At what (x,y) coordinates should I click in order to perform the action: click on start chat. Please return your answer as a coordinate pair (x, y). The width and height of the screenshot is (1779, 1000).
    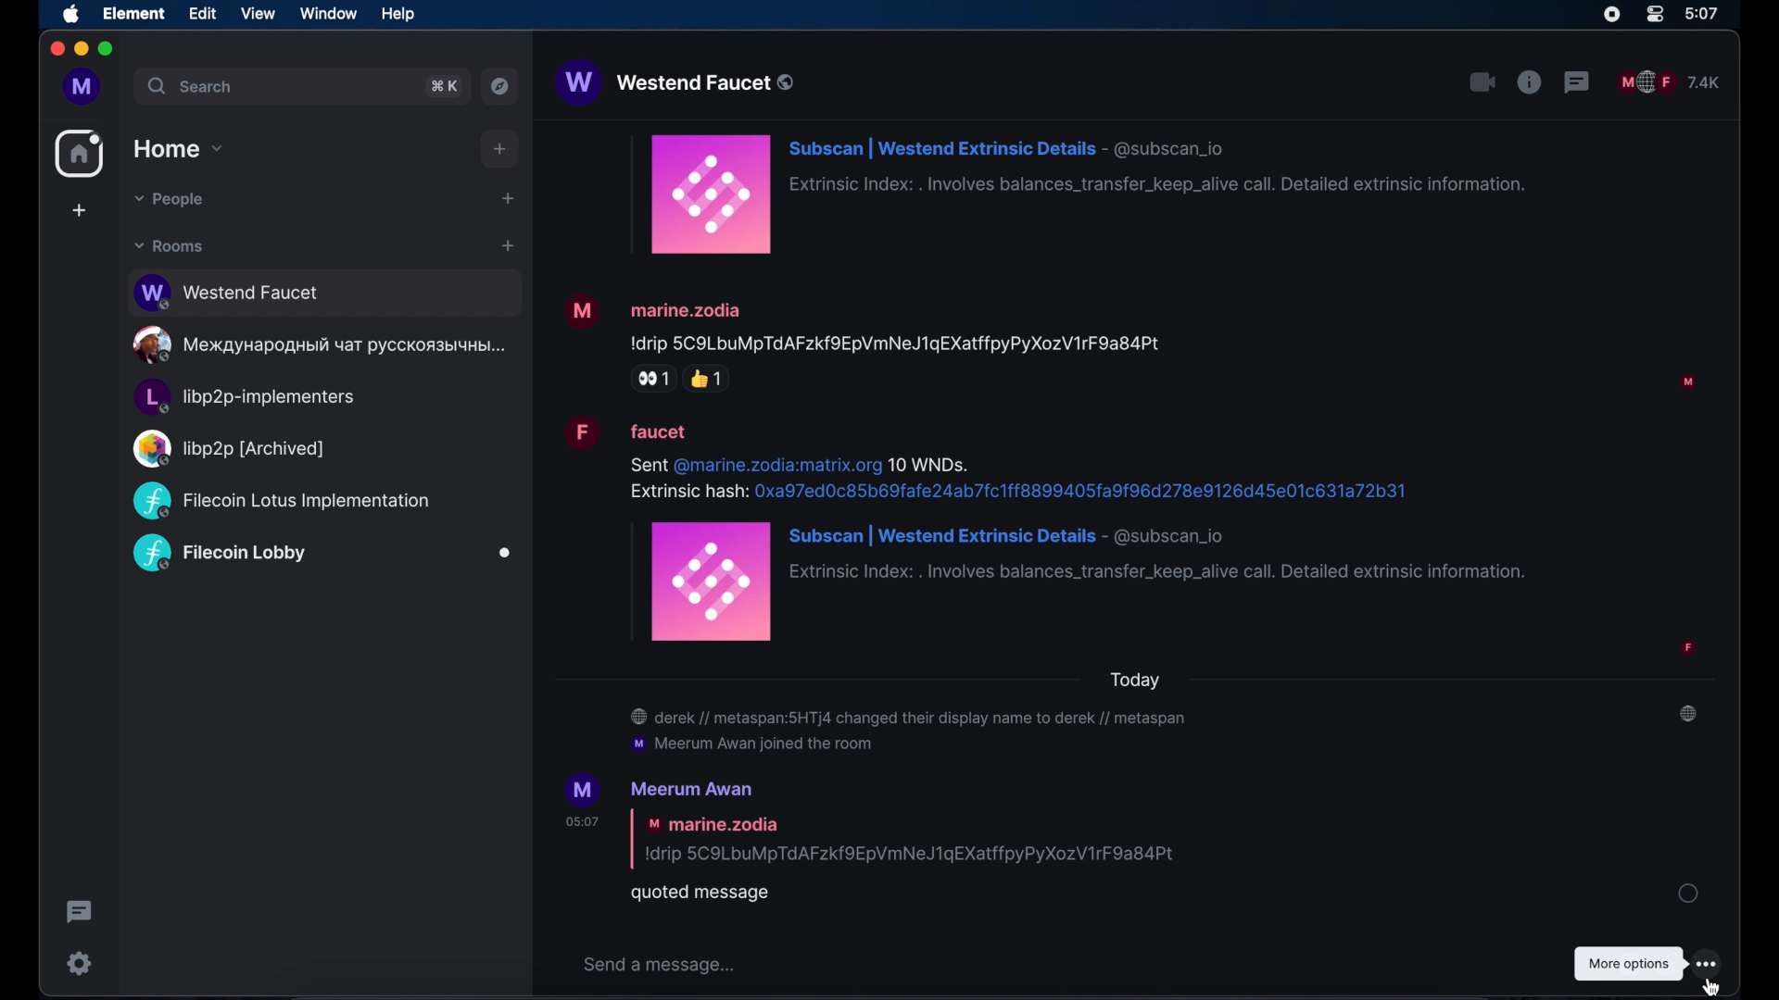
    Looking at the image, I should click on (507, 198).